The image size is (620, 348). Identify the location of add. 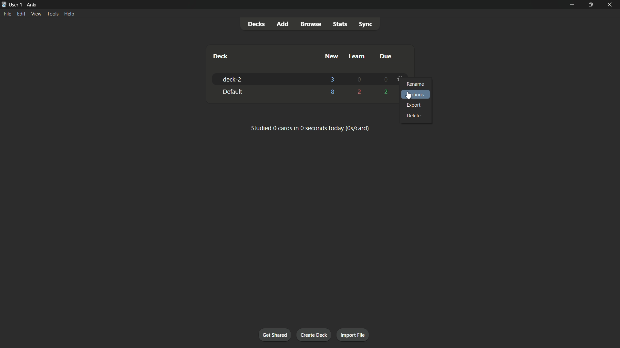
(283, 24).